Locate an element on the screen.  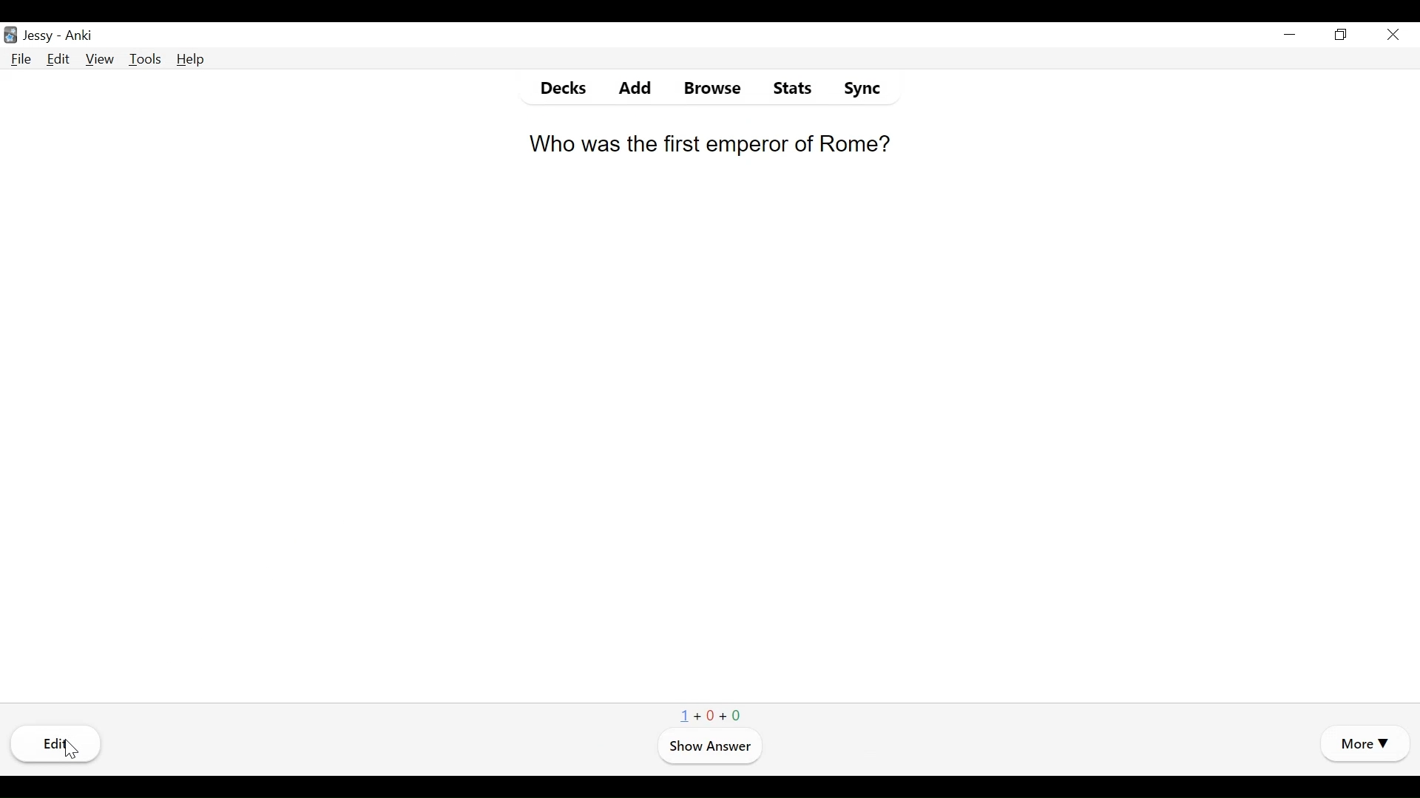
Decks is located at coordinates (557, 87).